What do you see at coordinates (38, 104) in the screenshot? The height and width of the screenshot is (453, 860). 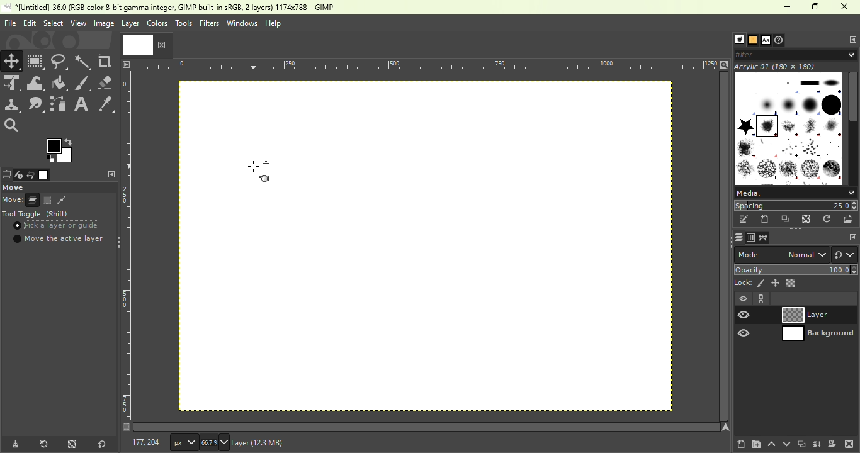 I see `Smudge tool` at bounding box center [38, 104].